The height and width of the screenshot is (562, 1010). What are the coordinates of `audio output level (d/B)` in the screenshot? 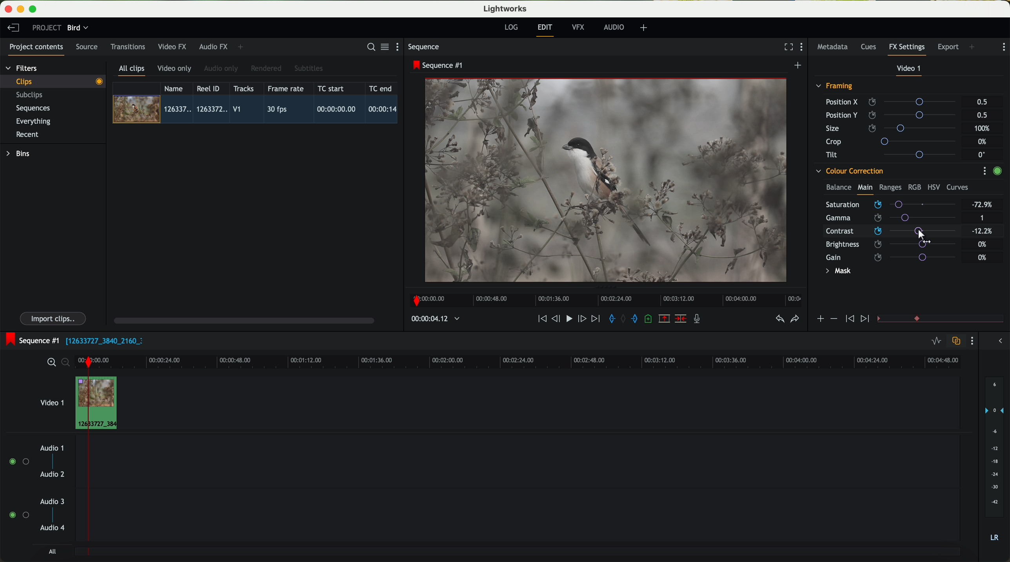 It's located at (995, 462).